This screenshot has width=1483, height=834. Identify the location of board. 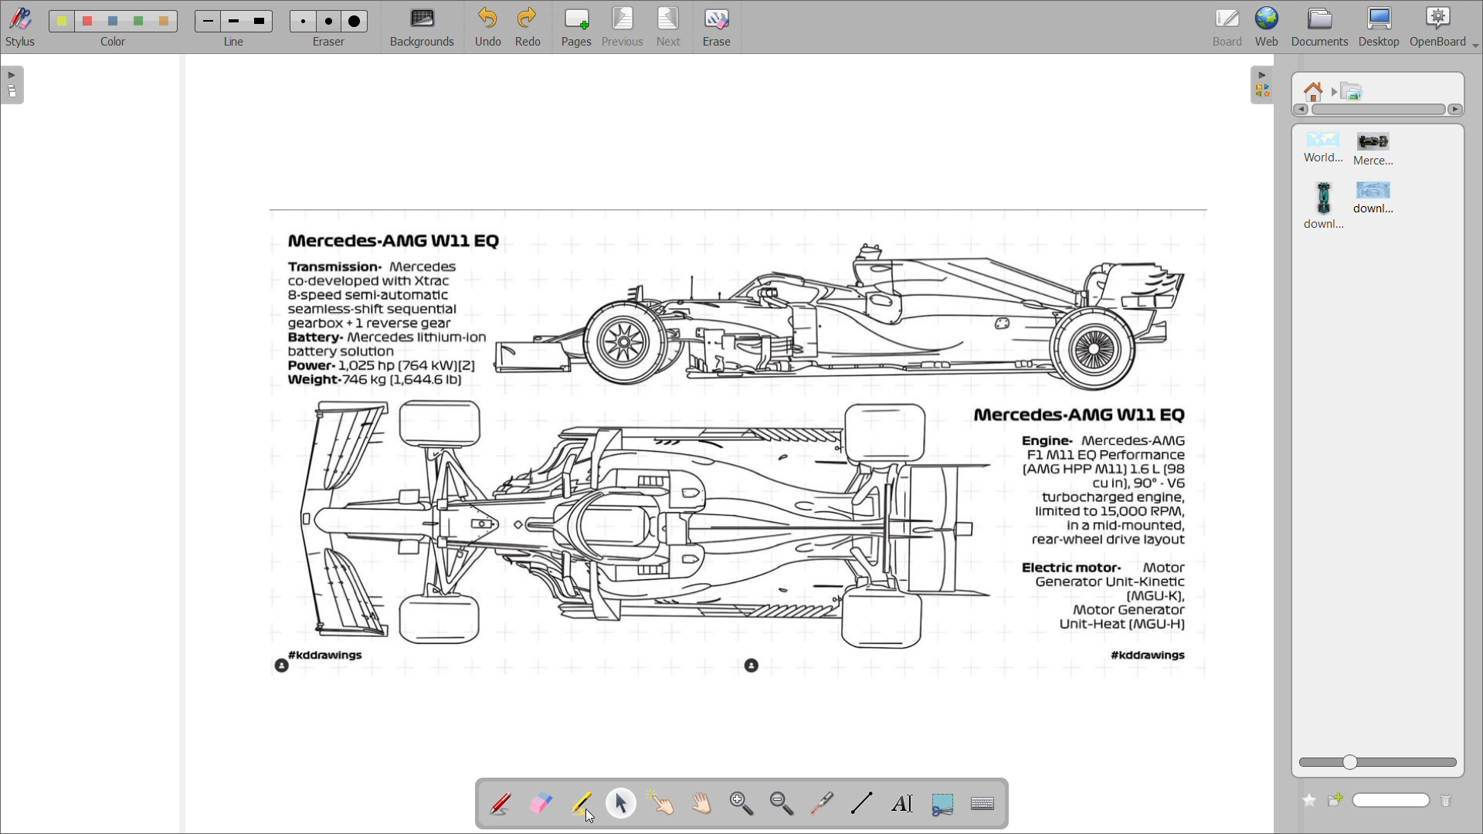
(1227, 27).